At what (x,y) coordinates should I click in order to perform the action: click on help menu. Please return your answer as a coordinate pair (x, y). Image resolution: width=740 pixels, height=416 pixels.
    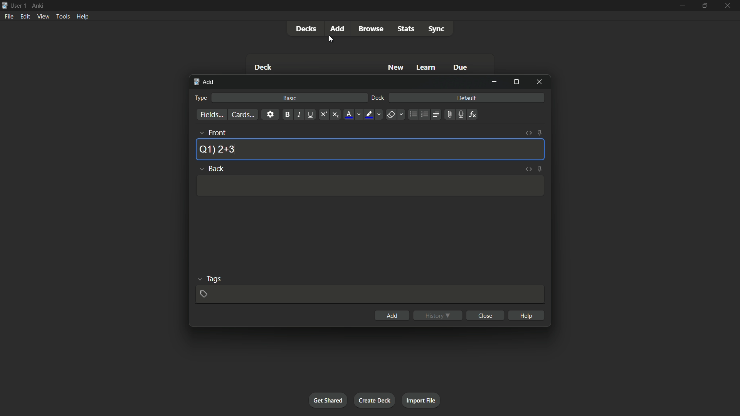
    Looking at the image, I should click on (82, 17).